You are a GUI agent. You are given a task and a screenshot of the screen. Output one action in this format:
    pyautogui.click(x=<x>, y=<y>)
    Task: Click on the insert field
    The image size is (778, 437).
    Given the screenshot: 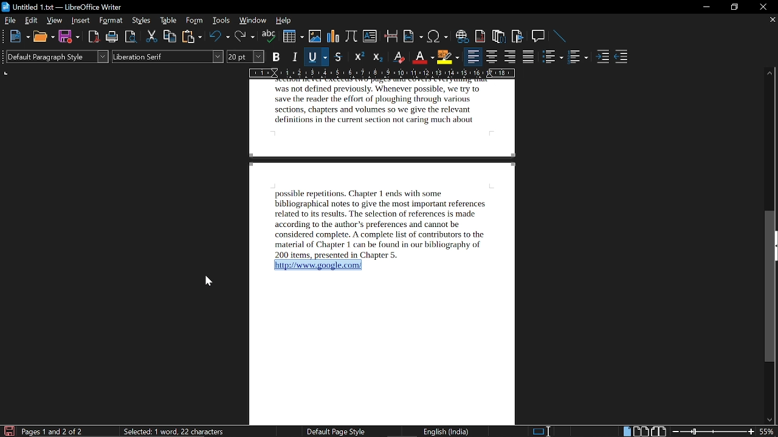 What is the action you would take?
    pyautogui.click(x=414, y=36)
    